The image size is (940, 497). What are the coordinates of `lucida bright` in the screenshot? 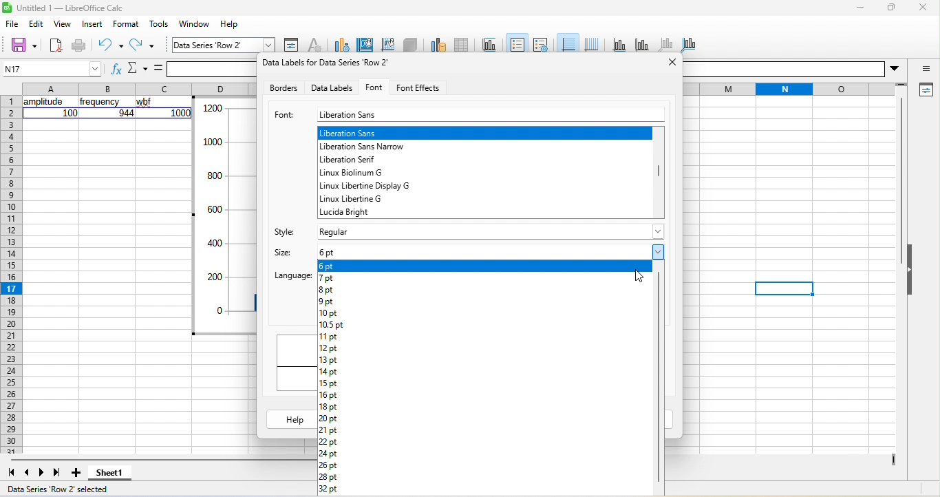 It's located at (359, 211).